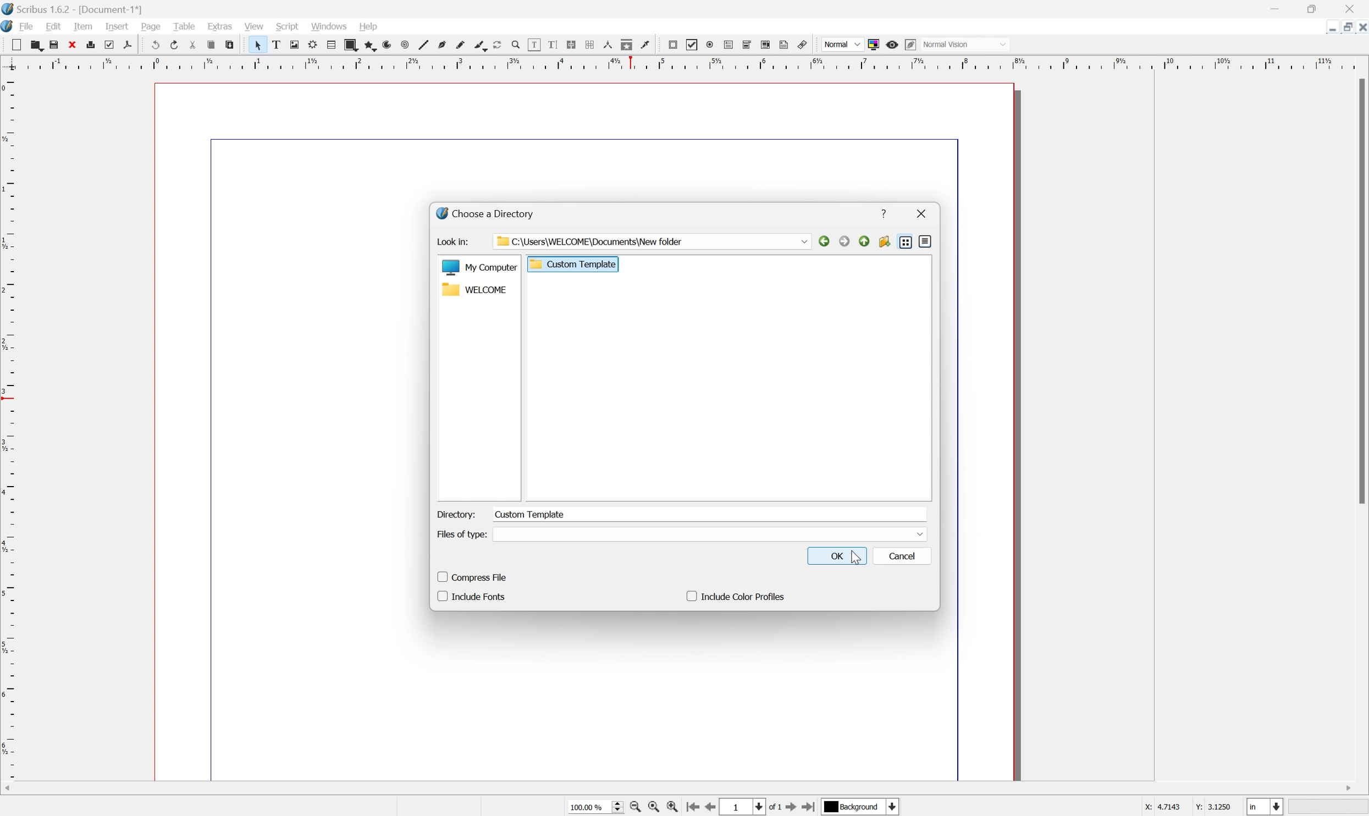 Image resolution: width=1369 pixels, height=816 pixels. What do you see at coordinates (923, 214) in the screenshot?
I see `close` at bounding box center [923, 214].